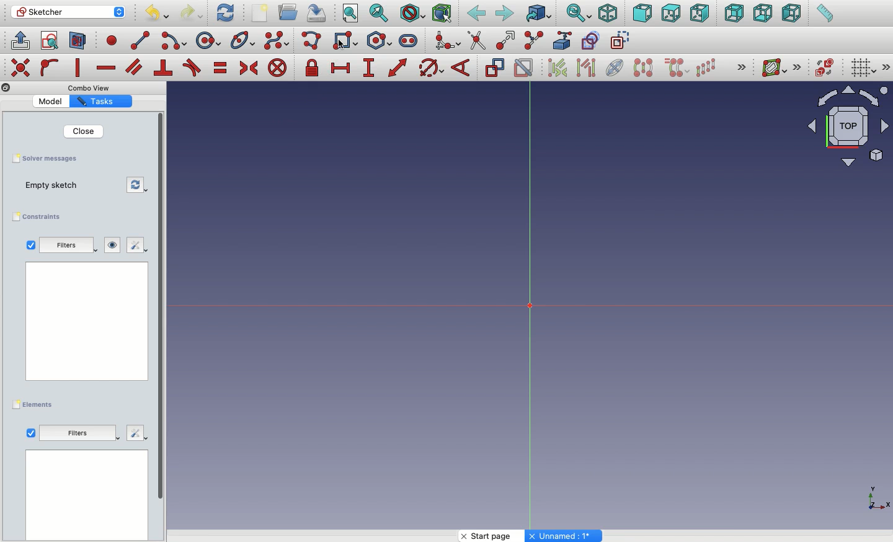 This screenshot has width=893, height=542. Describe the element at coordinates (341, 67) in the screenshot. I see `constrain horizontal distance` at that location.